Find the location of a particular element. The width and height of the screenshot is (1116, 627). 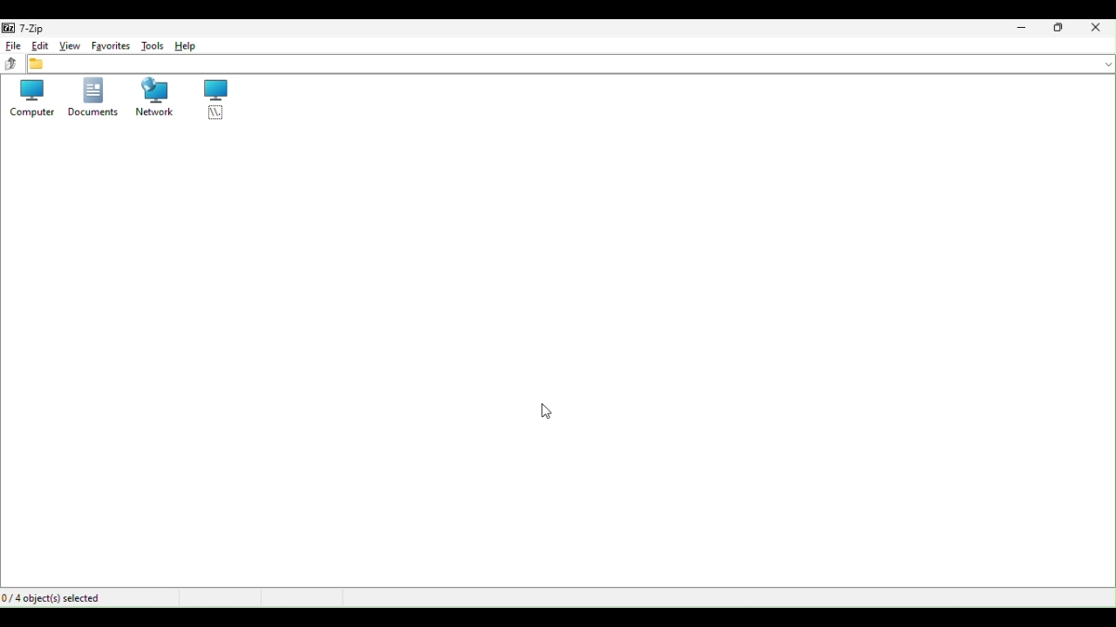

Edit is located at coordinates (39, 48).